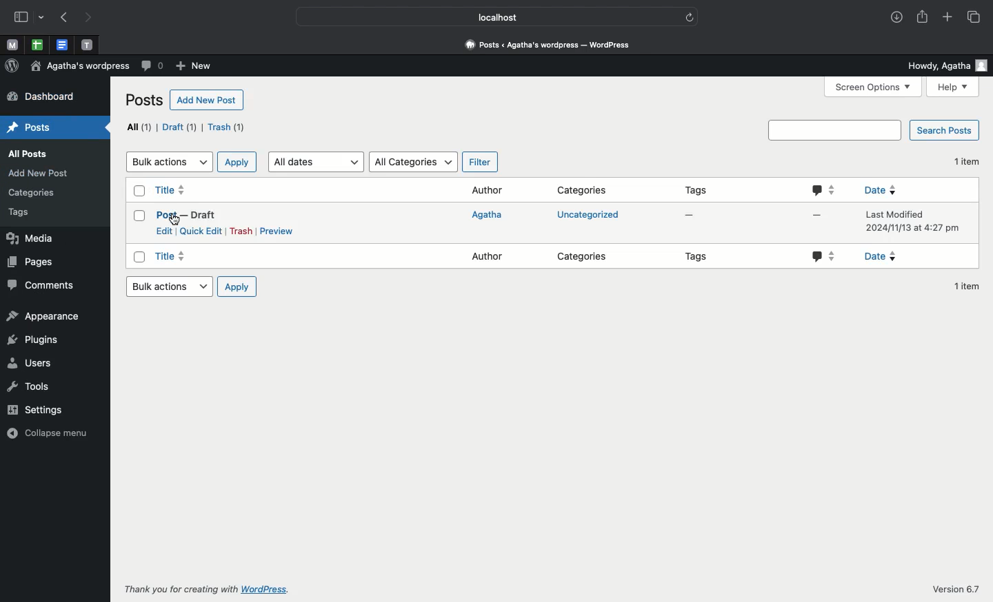 Image resolution: width=993 pixels, height=602 pixels. What do you see at coordinates (12, 66) in the screenshot?
I see `Wordpress` at bounding box center [12, 66].